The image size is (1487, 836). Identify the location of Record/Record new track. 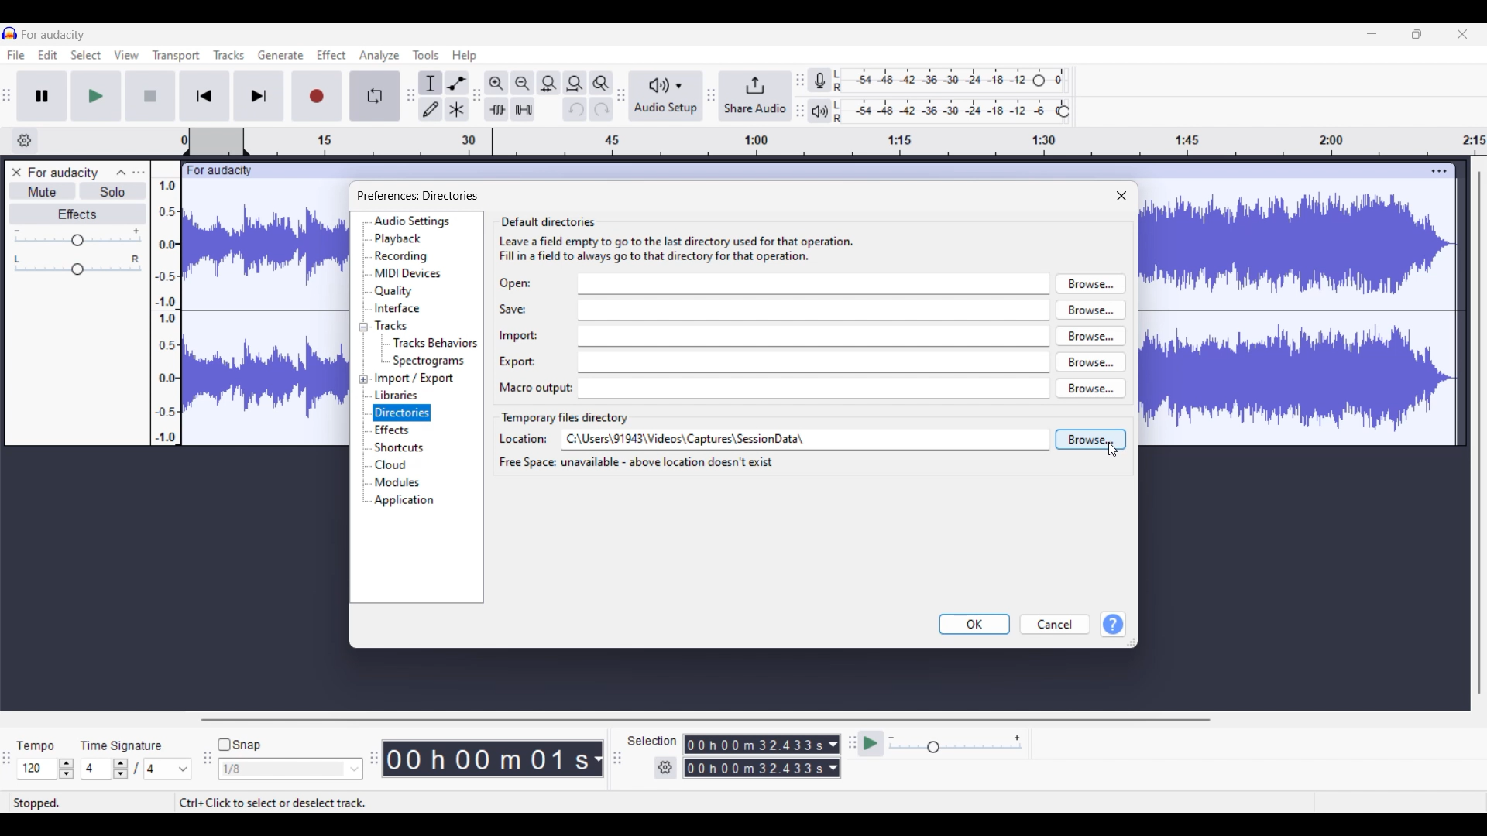
(317, 96).